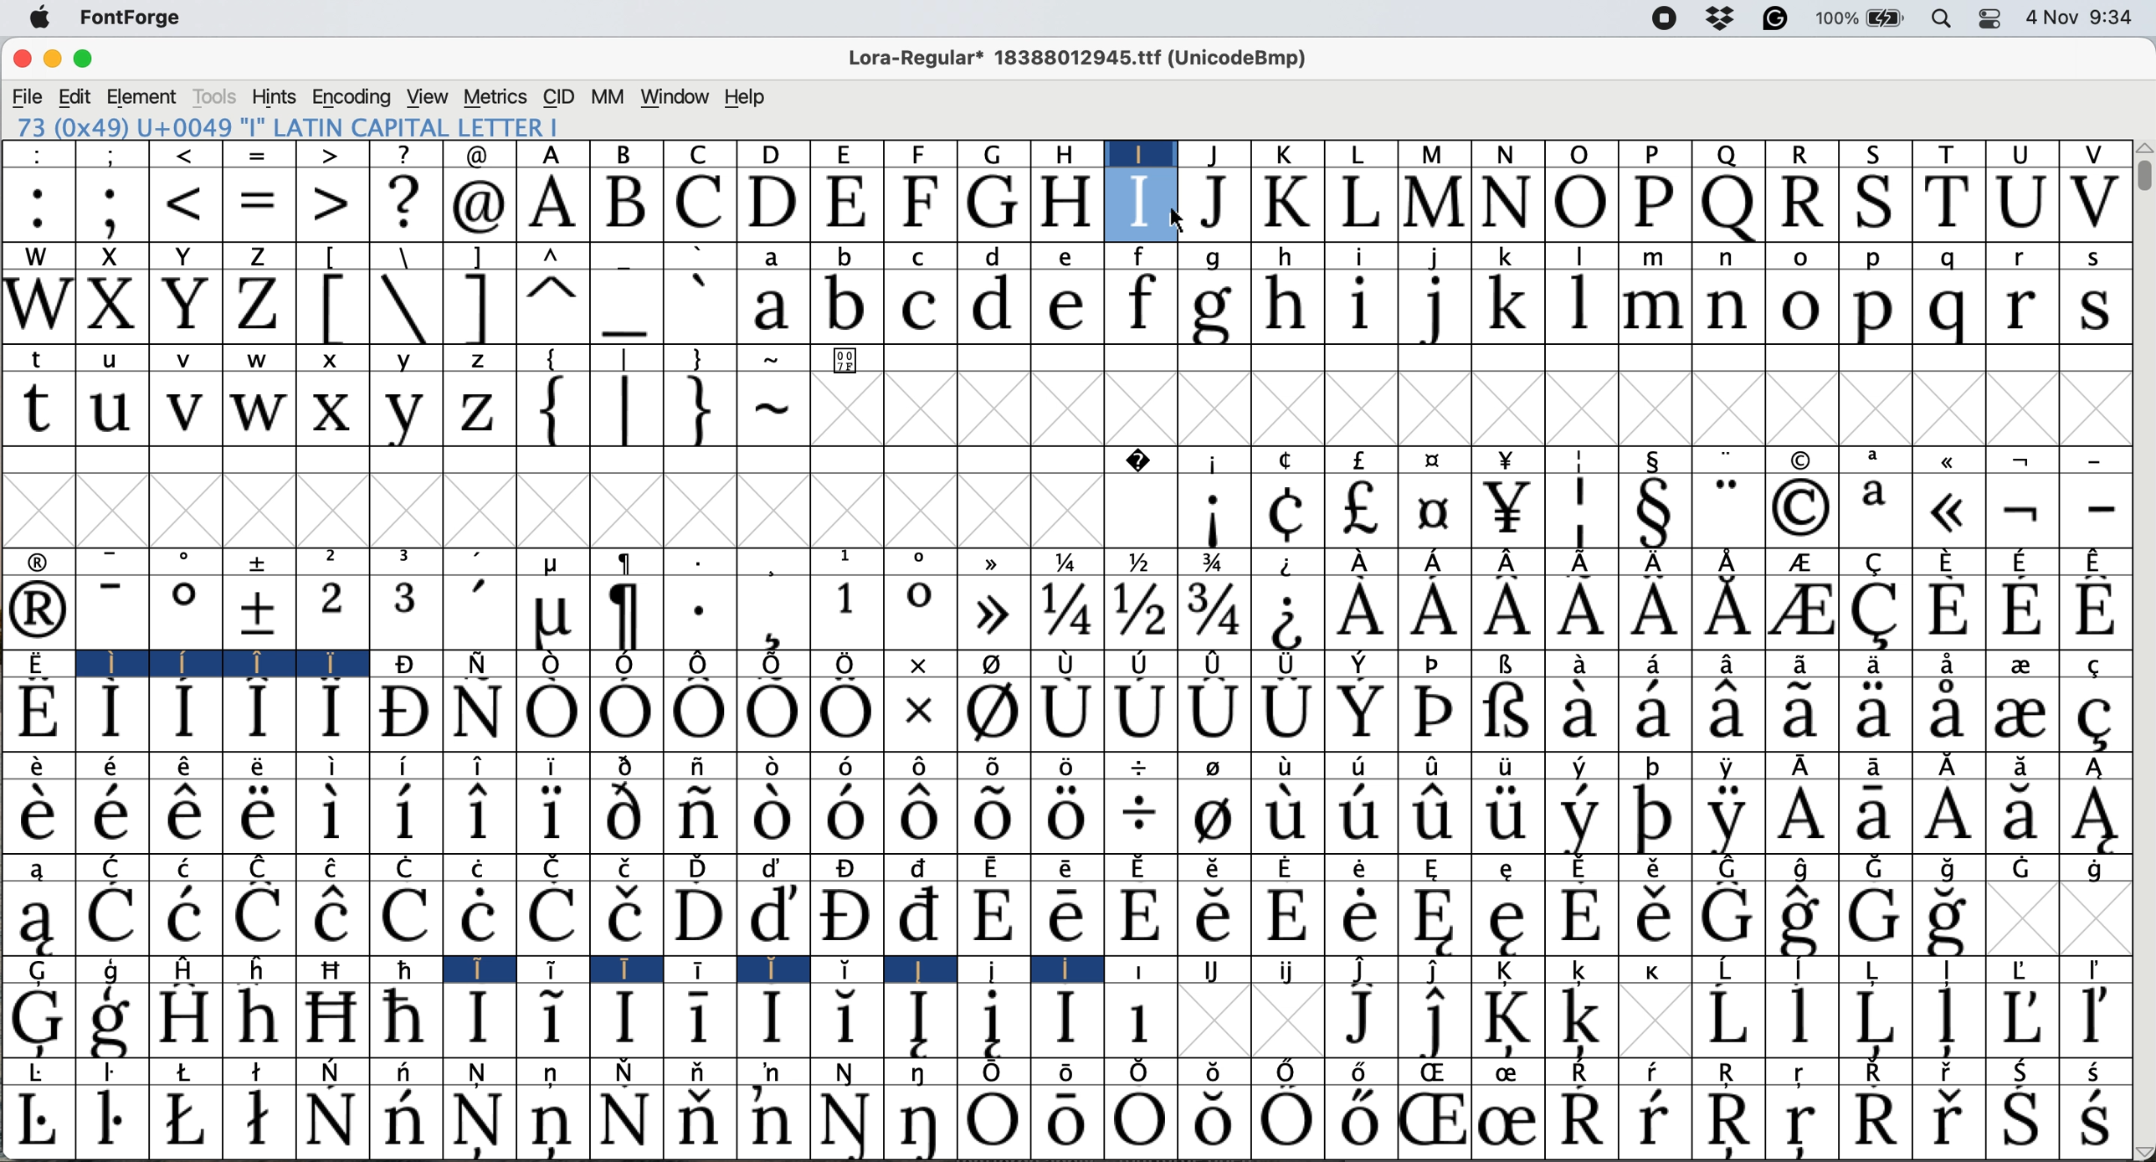 This screenshot has width=2156, height=1162. What do you see at coordinates (75, 97) in the screenshot?
I see `edit` at bounding box center [75, 97].